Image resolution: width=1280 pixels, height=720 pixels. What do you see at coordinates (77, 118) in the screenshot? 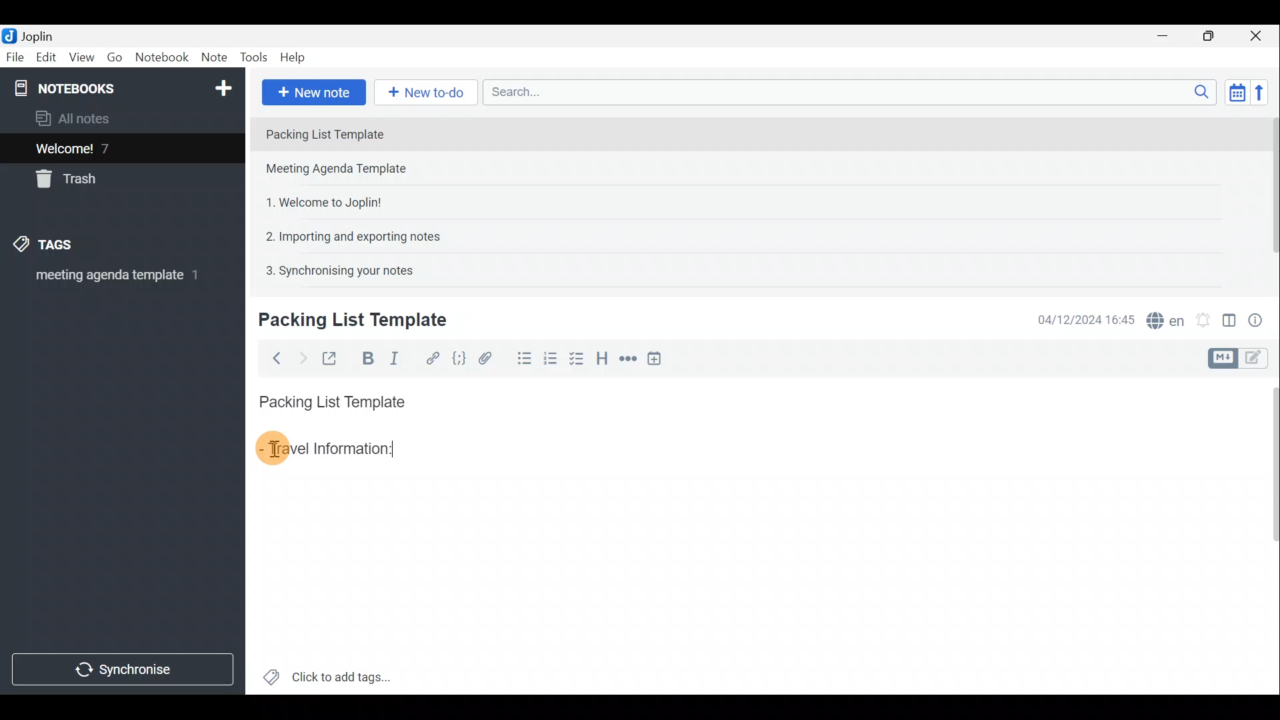
I see `All notes` at bounding box center [77, 118].